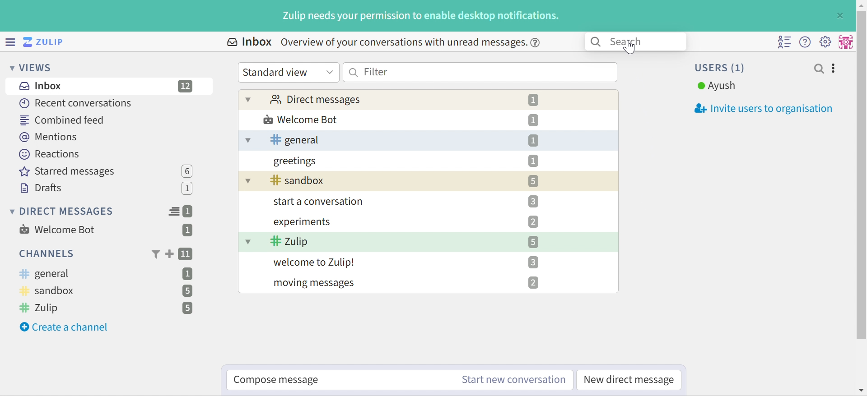 The height and width of the screenshot is (396, 867). Describe the element at coordinates (533, 222) in the screenshot. I see `2` at that location.